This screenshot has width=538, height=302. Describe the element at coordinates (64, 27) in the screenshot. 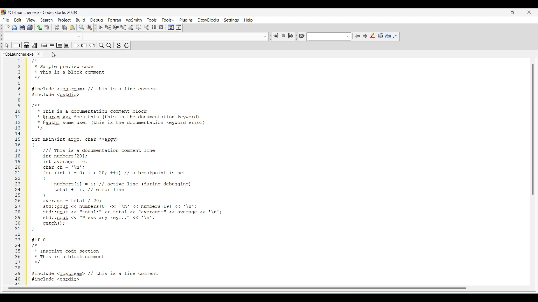

I see `Copy` at that location.